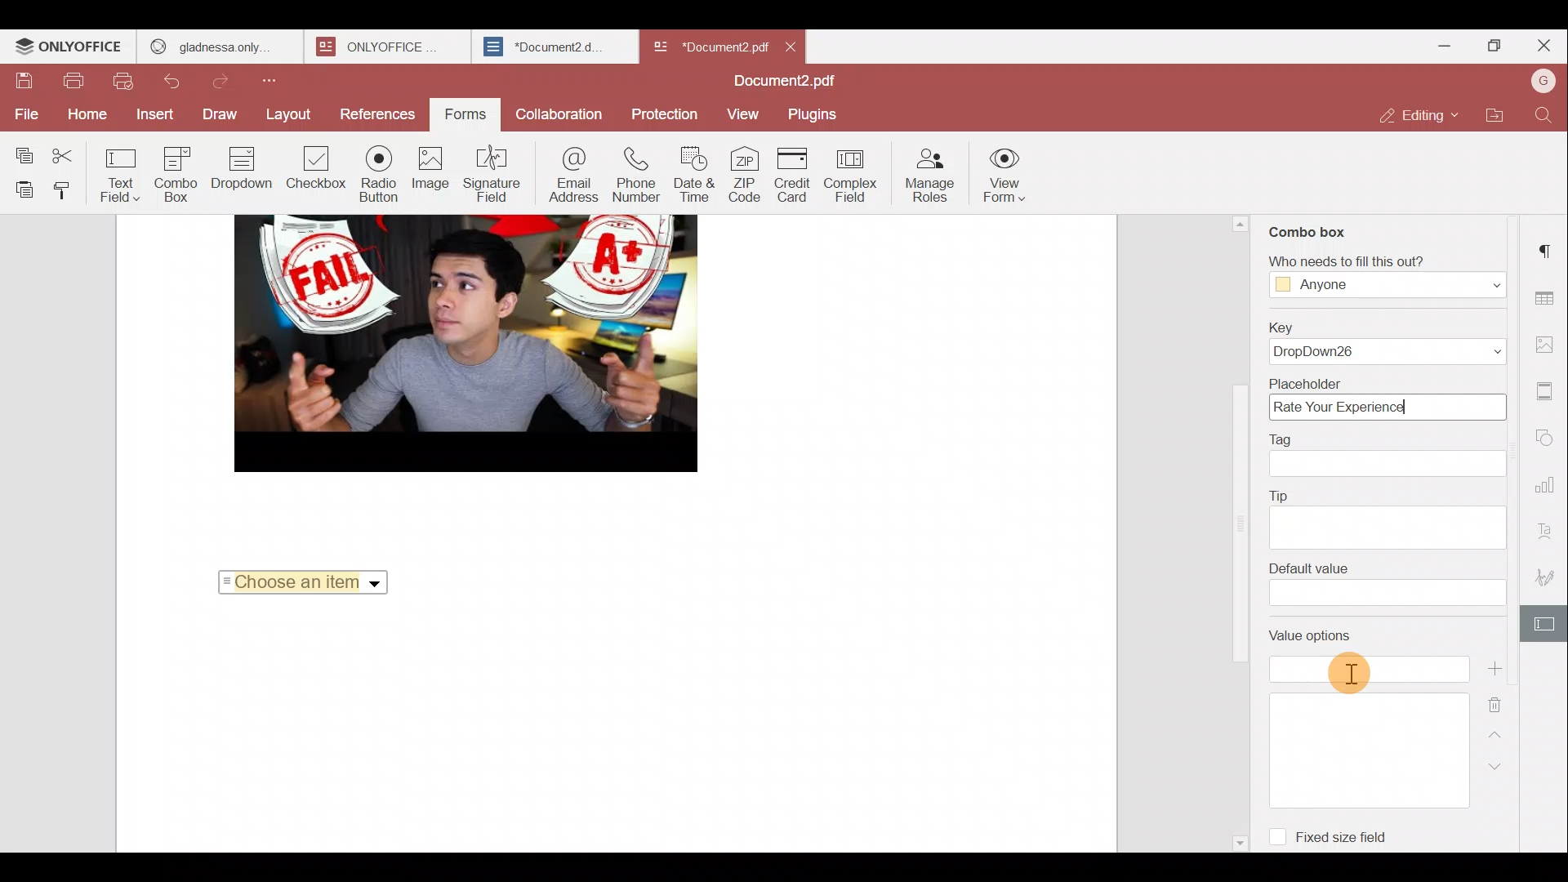  I want to click on Signature field, so click(492, 173).